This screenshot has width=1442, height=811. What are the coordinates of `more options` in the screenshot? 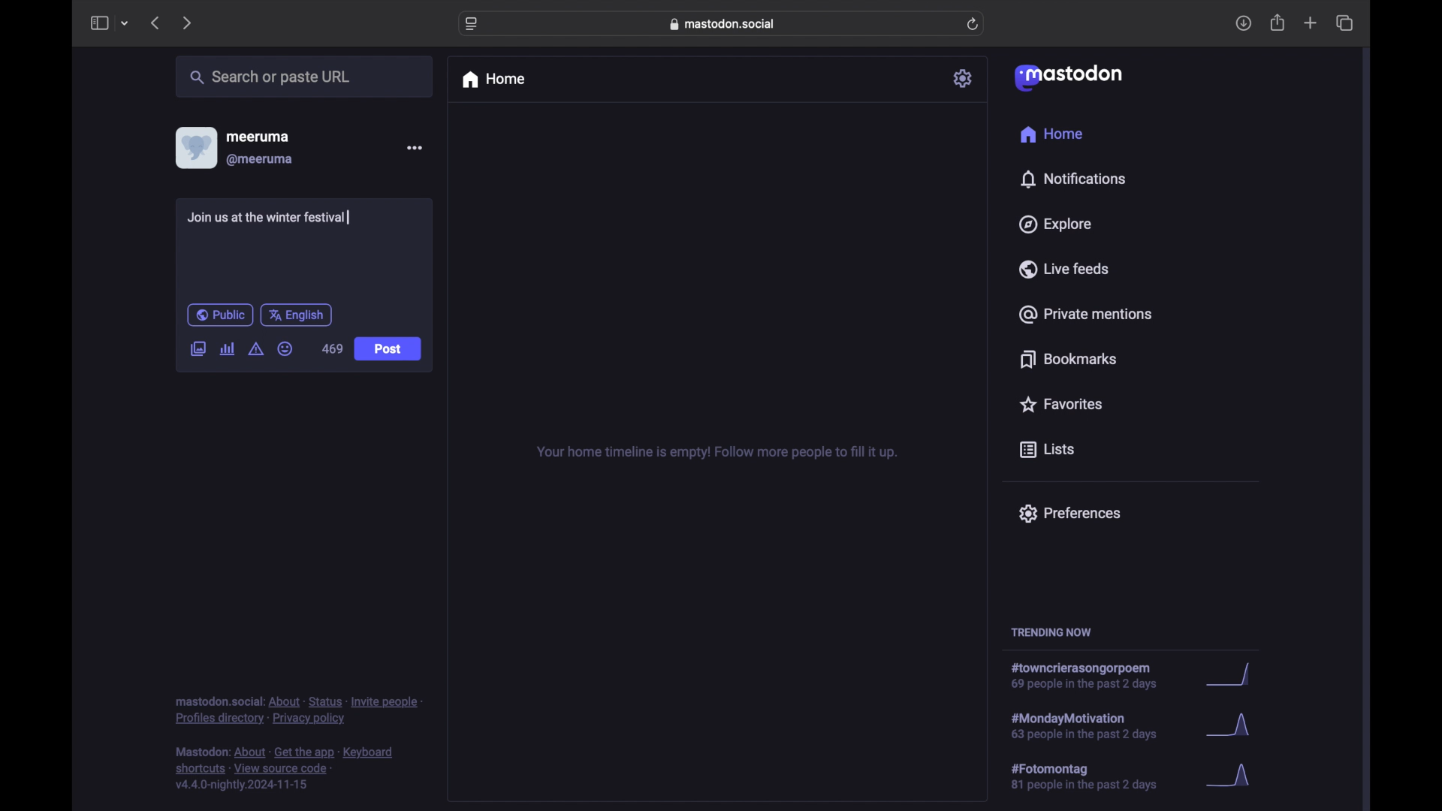 It's located at (415, 148).